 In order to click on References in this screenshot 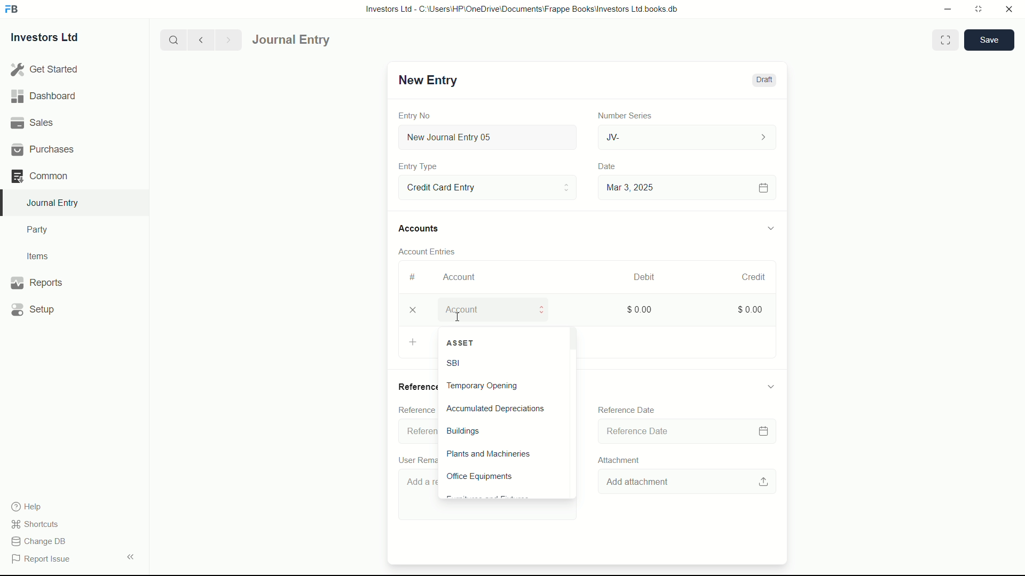, I will do `click(416, 386)`.